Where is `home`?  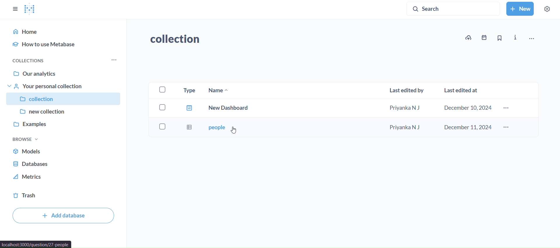 home is located at coordinates (65, 31).